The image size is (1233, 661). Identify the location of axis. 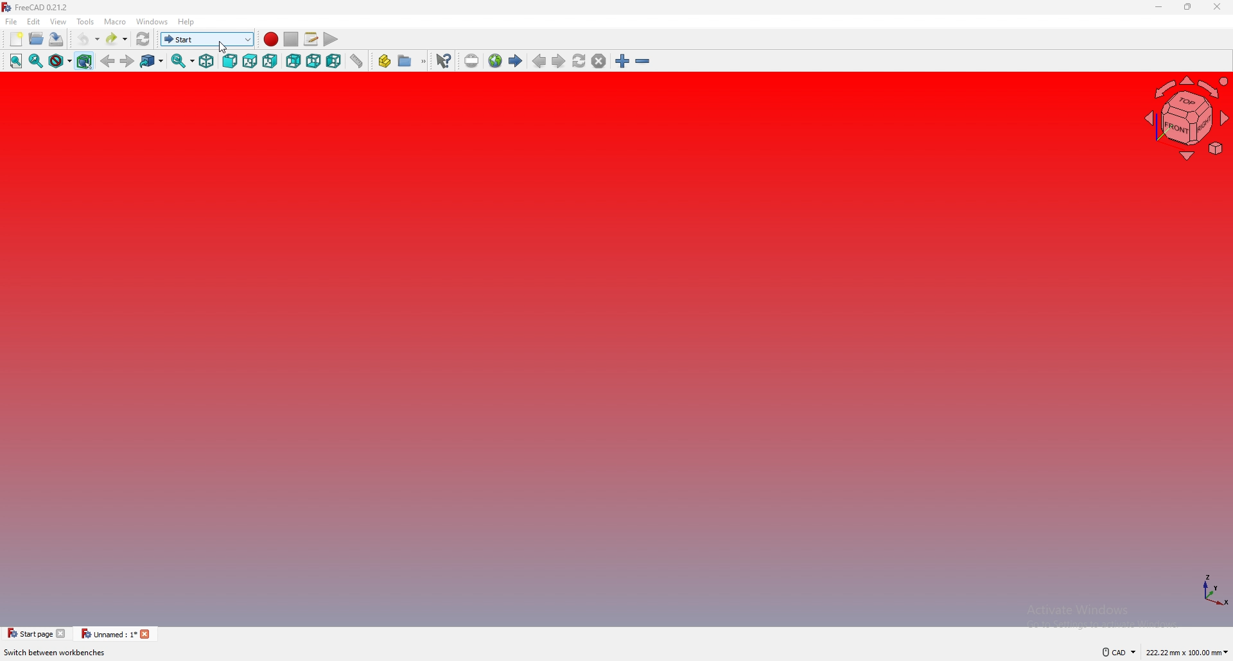
(1213, 590).